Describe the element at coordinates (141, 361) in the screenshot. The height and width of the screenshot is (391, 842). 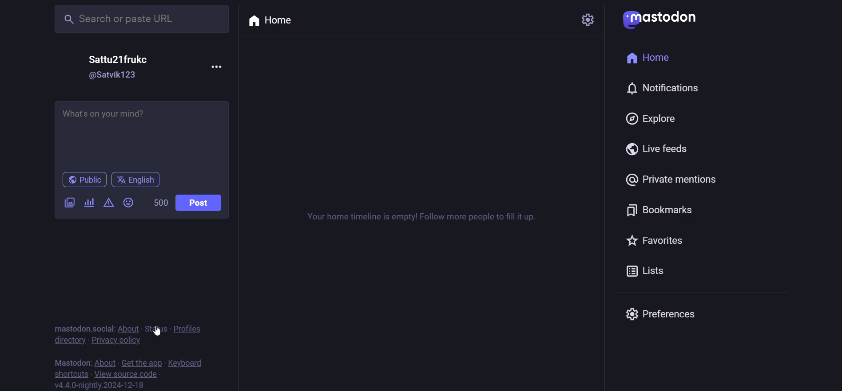
I see `get the app` at that location.